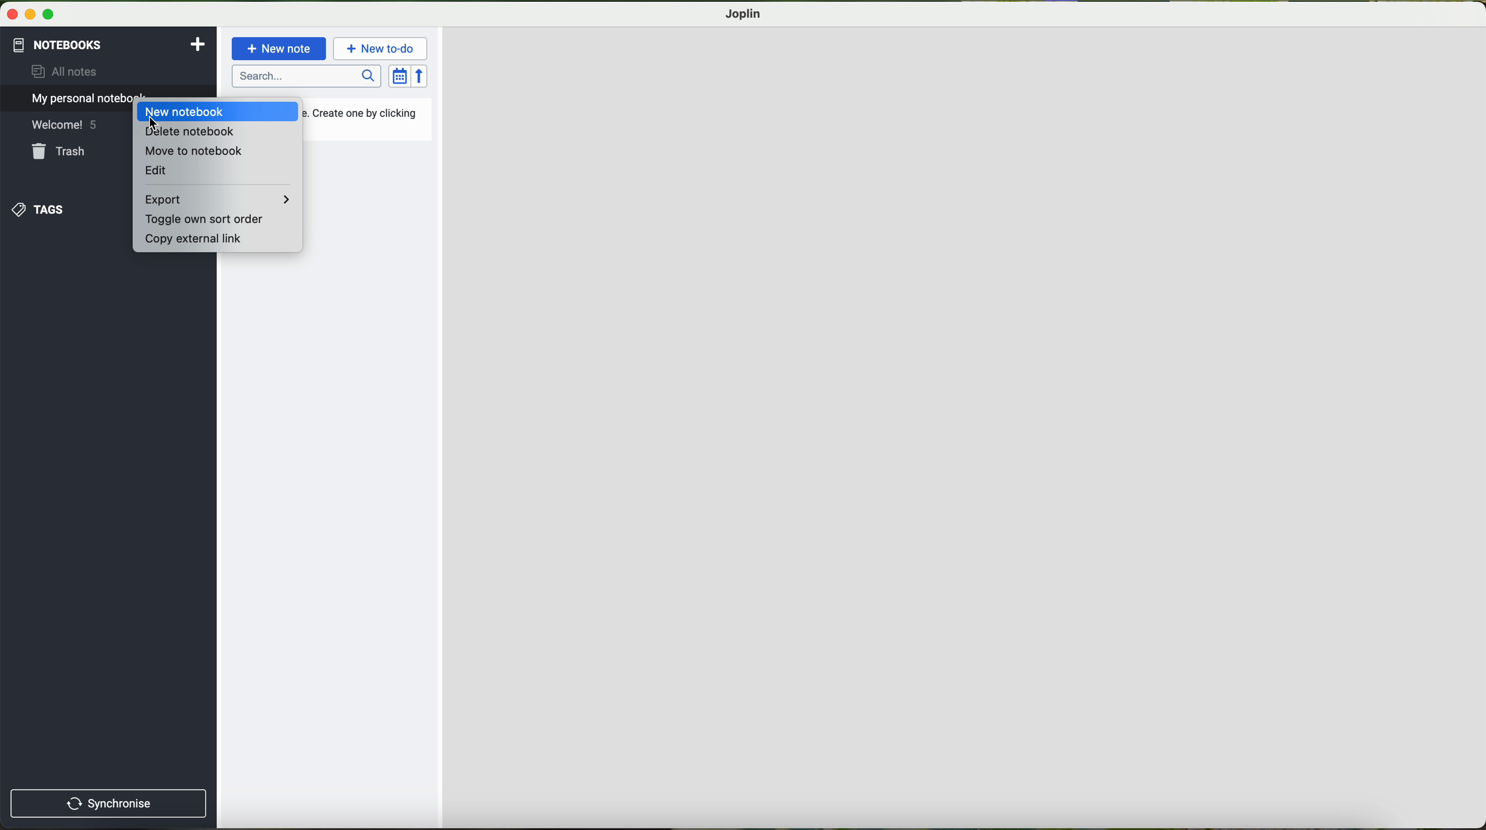 The height and width of the screenshot is (830, 1486). Describe the element at coordinates (382, 48) in the screenshot. I see `new to-do button` at that location.